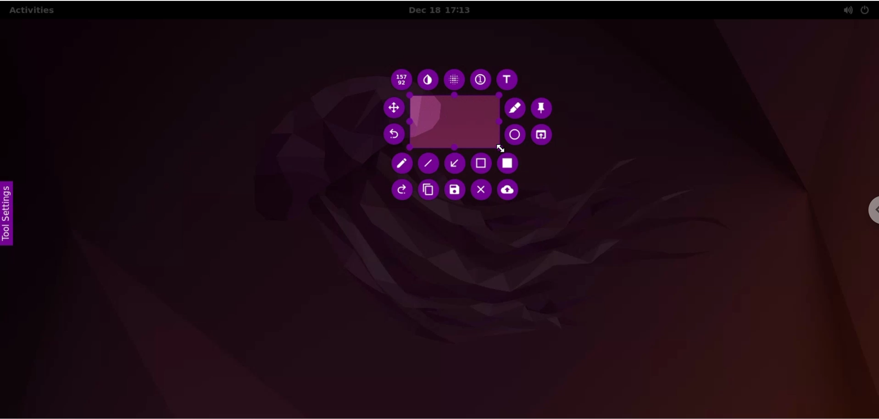 The image size is (879, 419). Describe the element at coordinates (870, 211) in the screenshot. I see `chrome settings` at that location.